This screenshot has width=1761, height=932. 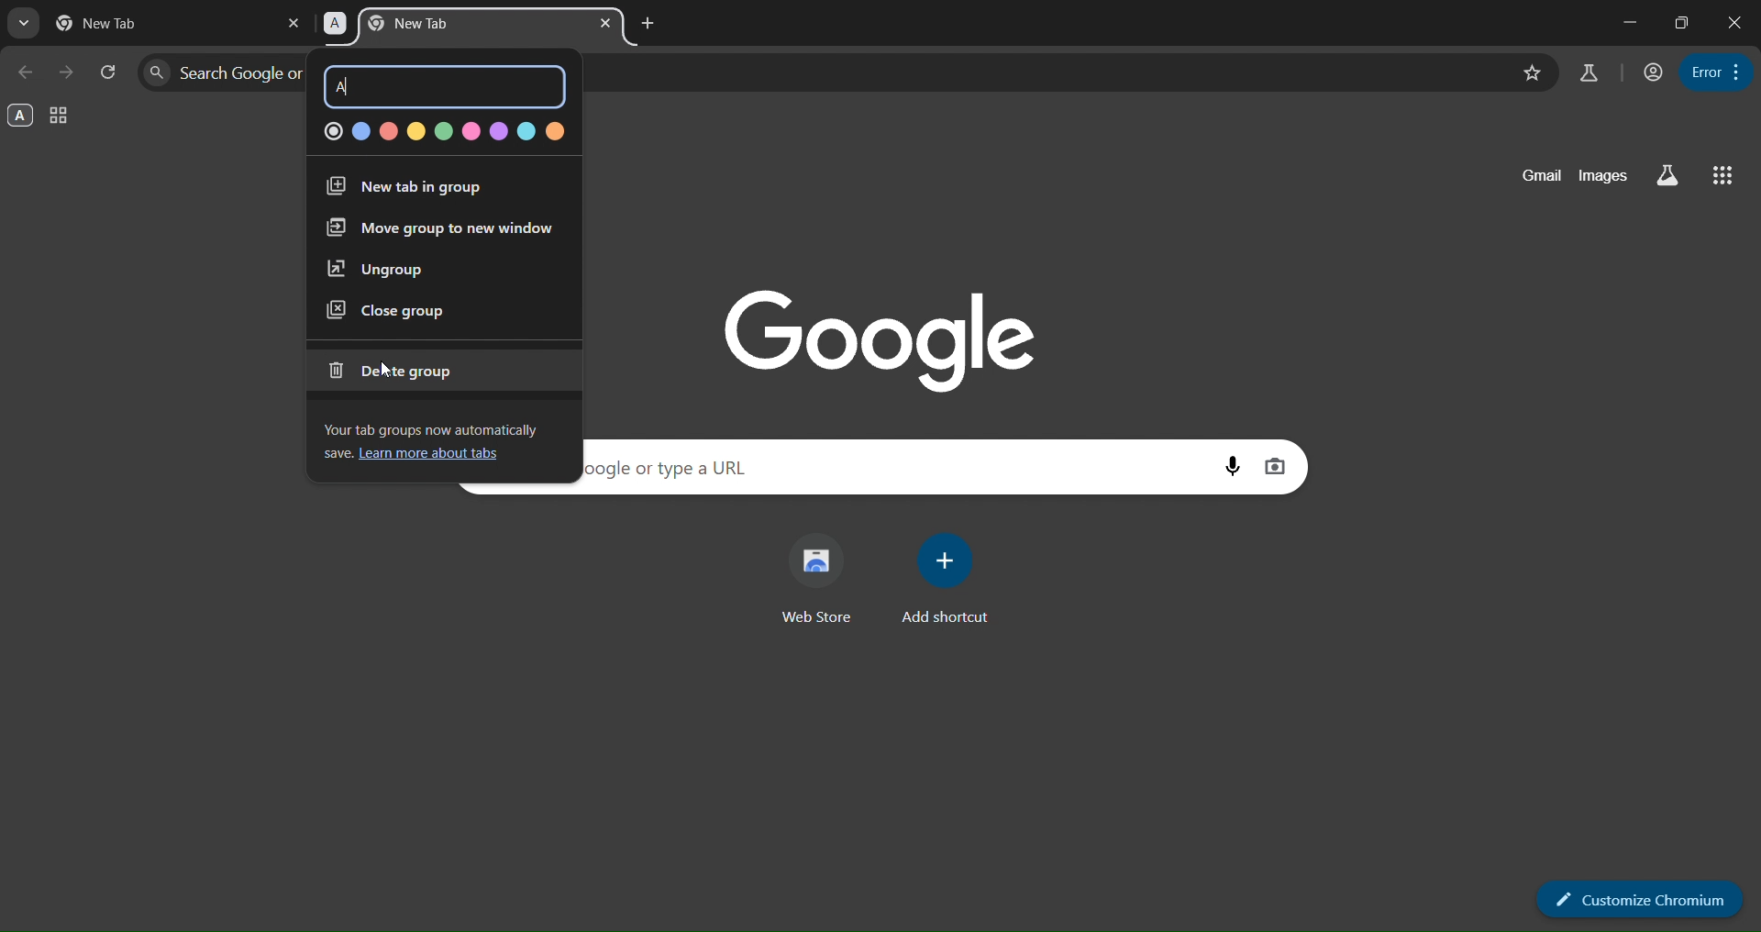 What do you see at coordinates (376, 270) in the screenshot?
I see `ungroup` at bounding box center [376, 270].